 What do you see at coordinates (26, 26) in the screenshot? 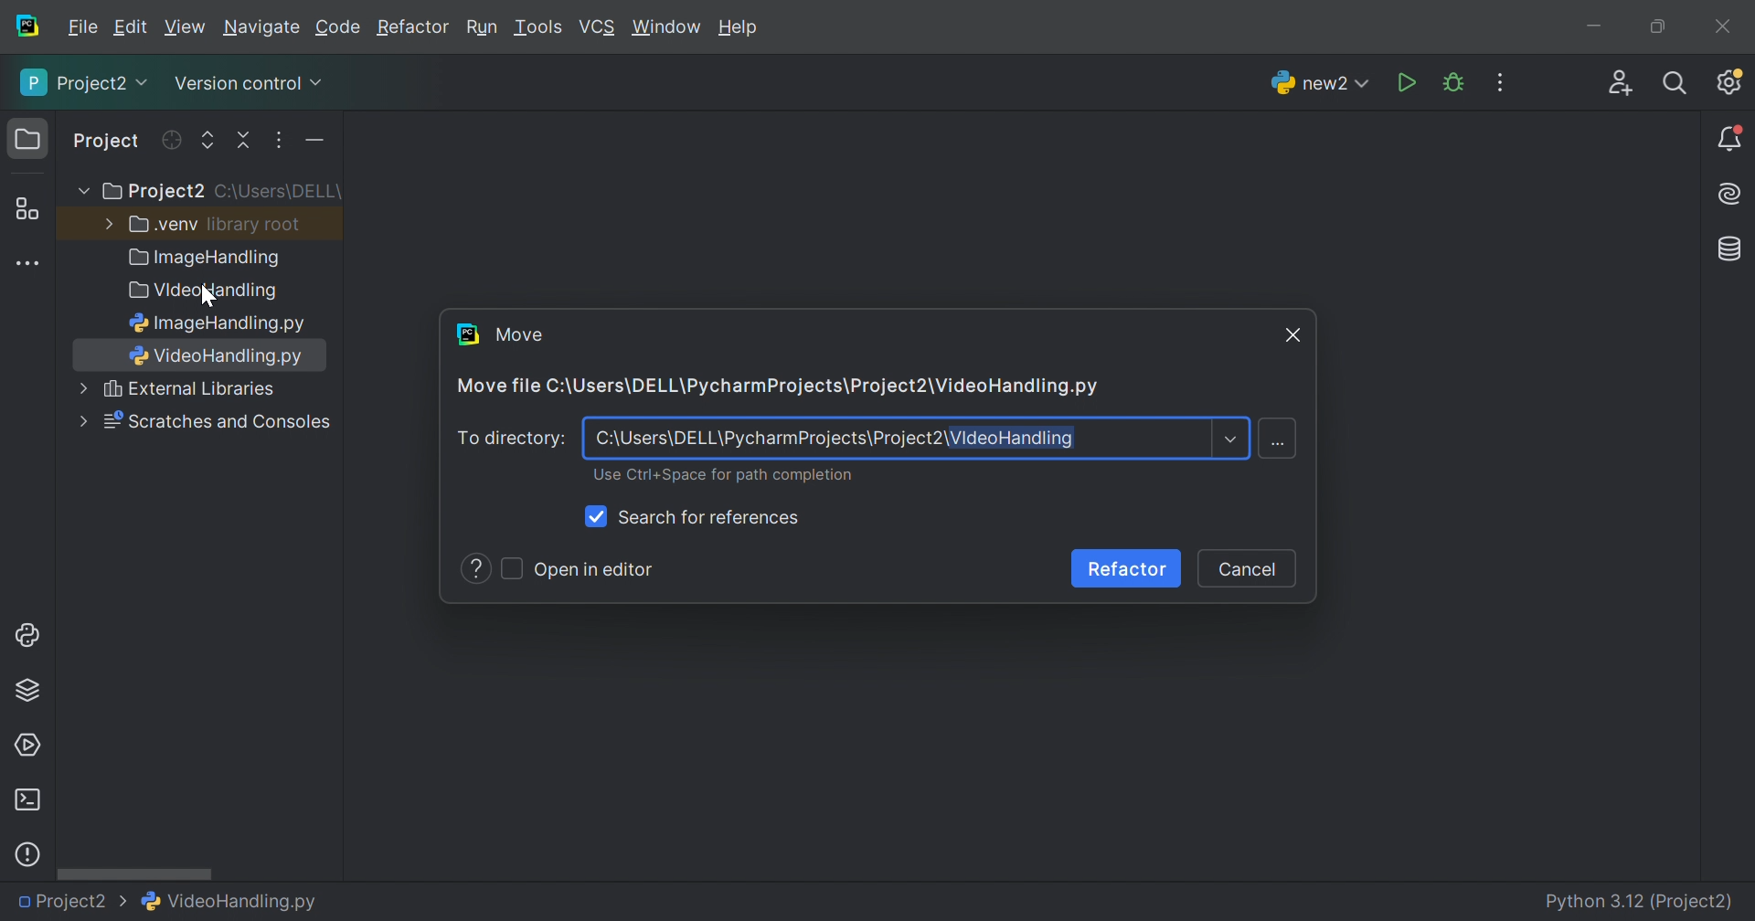
I see `PyCharm icon` at bounding box center [26, 26].